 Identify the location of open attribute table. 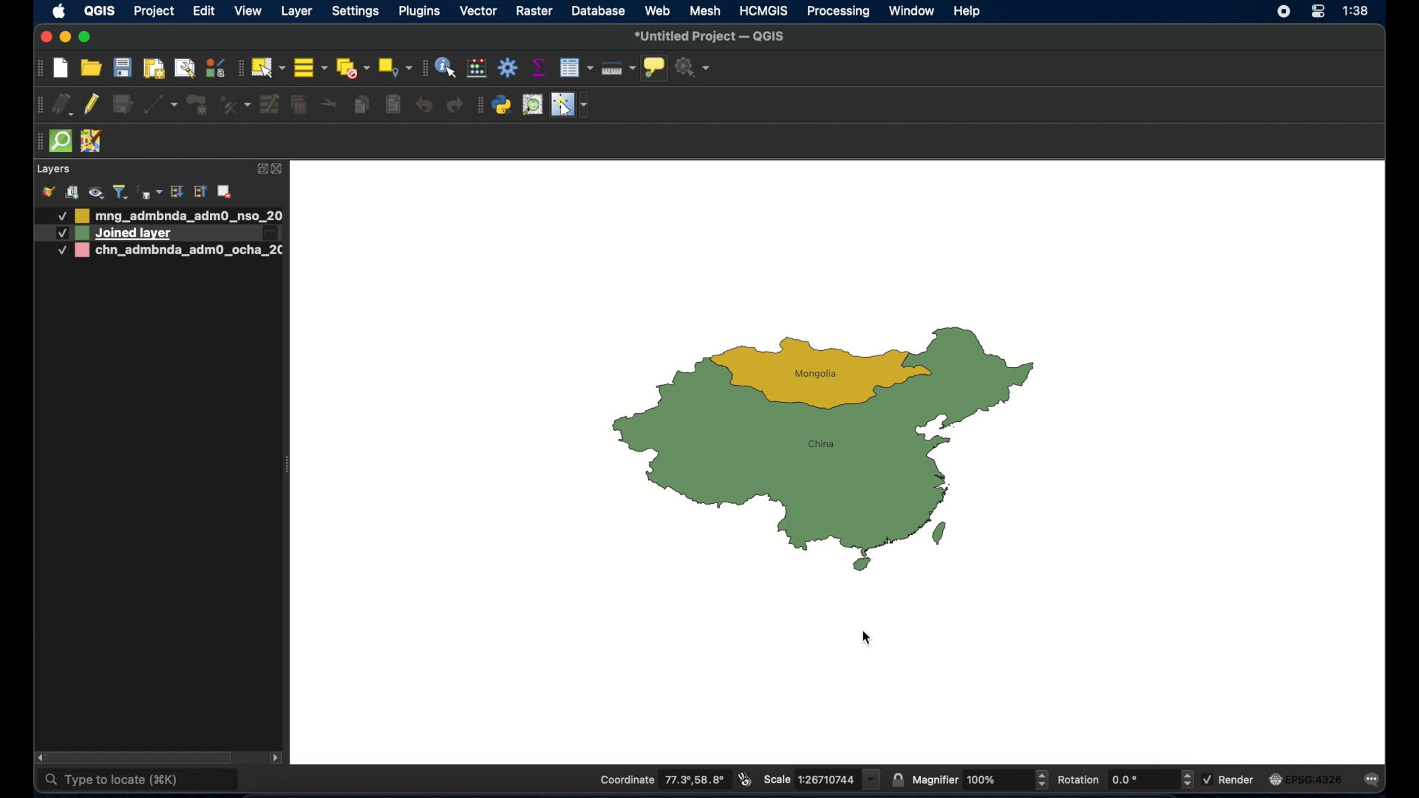
(576, 67).